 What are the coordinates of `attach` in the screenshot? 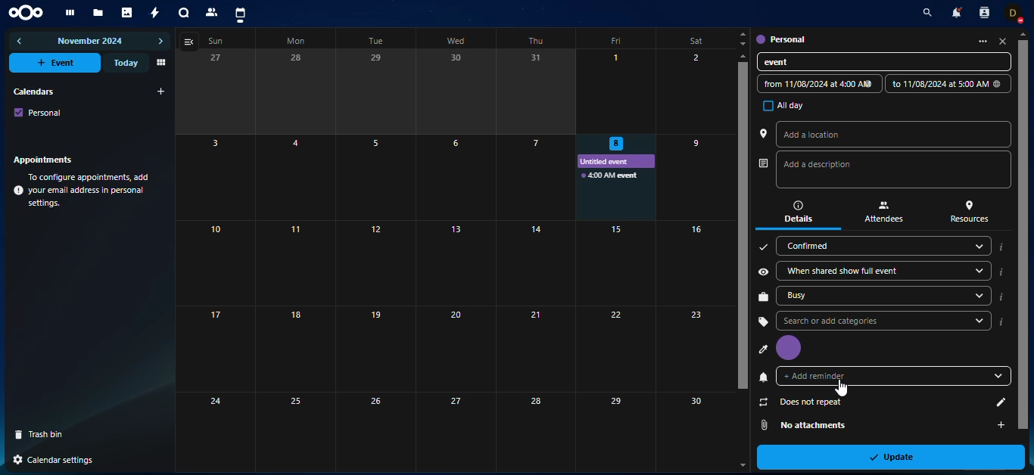 It's located at (764, 424).